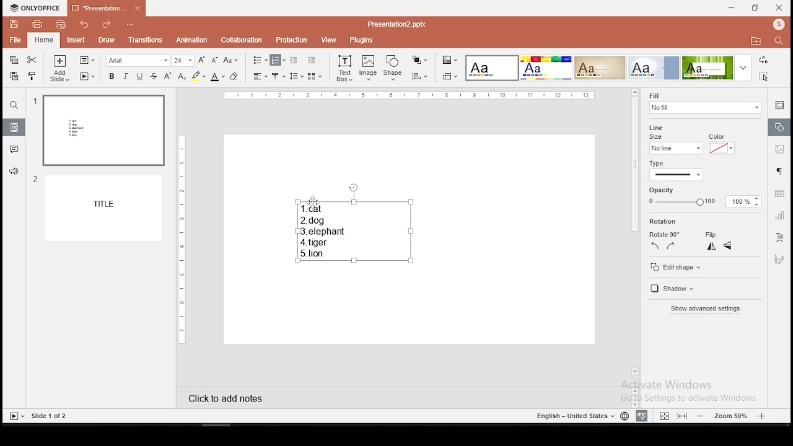 The width and height of the screenshot is (793, 446). I want to click on restore, so click(756, 8).